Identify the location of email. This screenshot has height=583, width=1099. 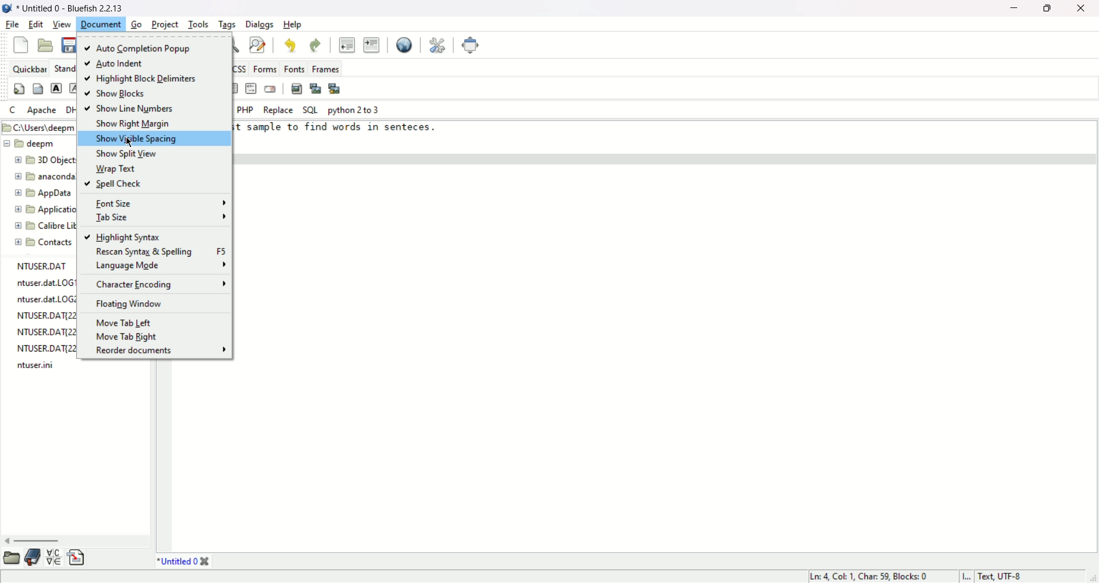
(271, 89).